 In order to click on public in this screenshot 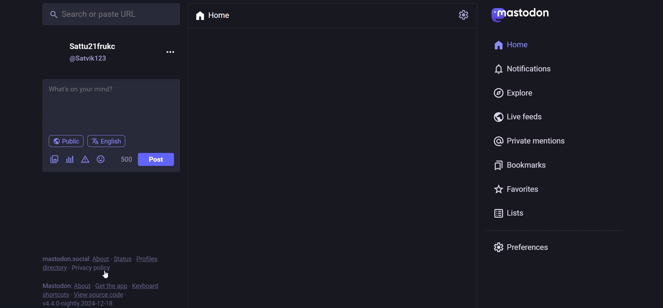, I will do `click(64, 141)`.